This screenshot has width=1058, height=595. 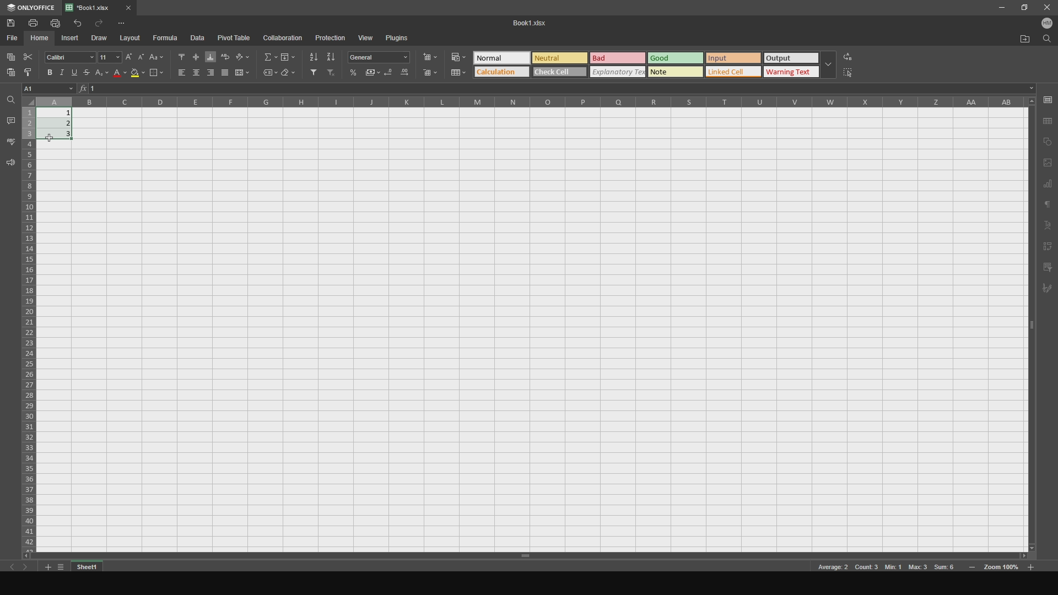 What do you see at coordinates (1048, 185) in the screenshot?
I see `chart` at bounding box center [1048, 185].